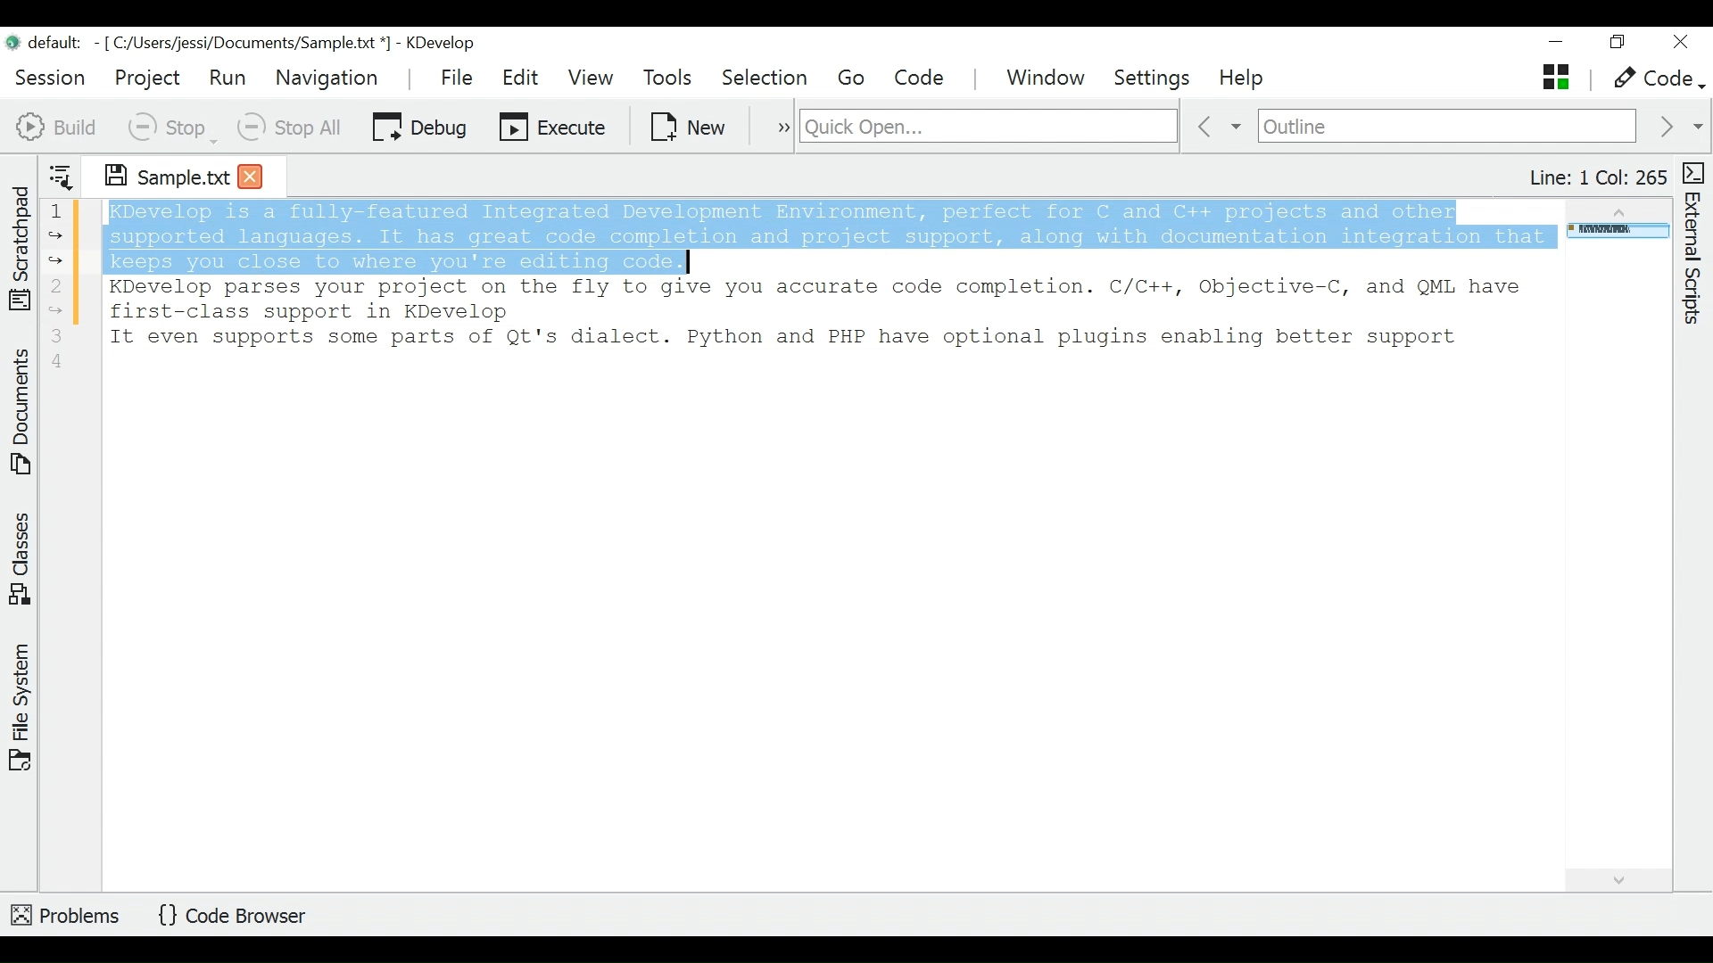  I want to click on 1 KDevelop is a fully-featured Integrated Development Environment, perfect for C and C++ projects and other supported languages. It has great code completion and project support, along with documentation integration that keeps you close to where you're editing code., so click(799, 235).